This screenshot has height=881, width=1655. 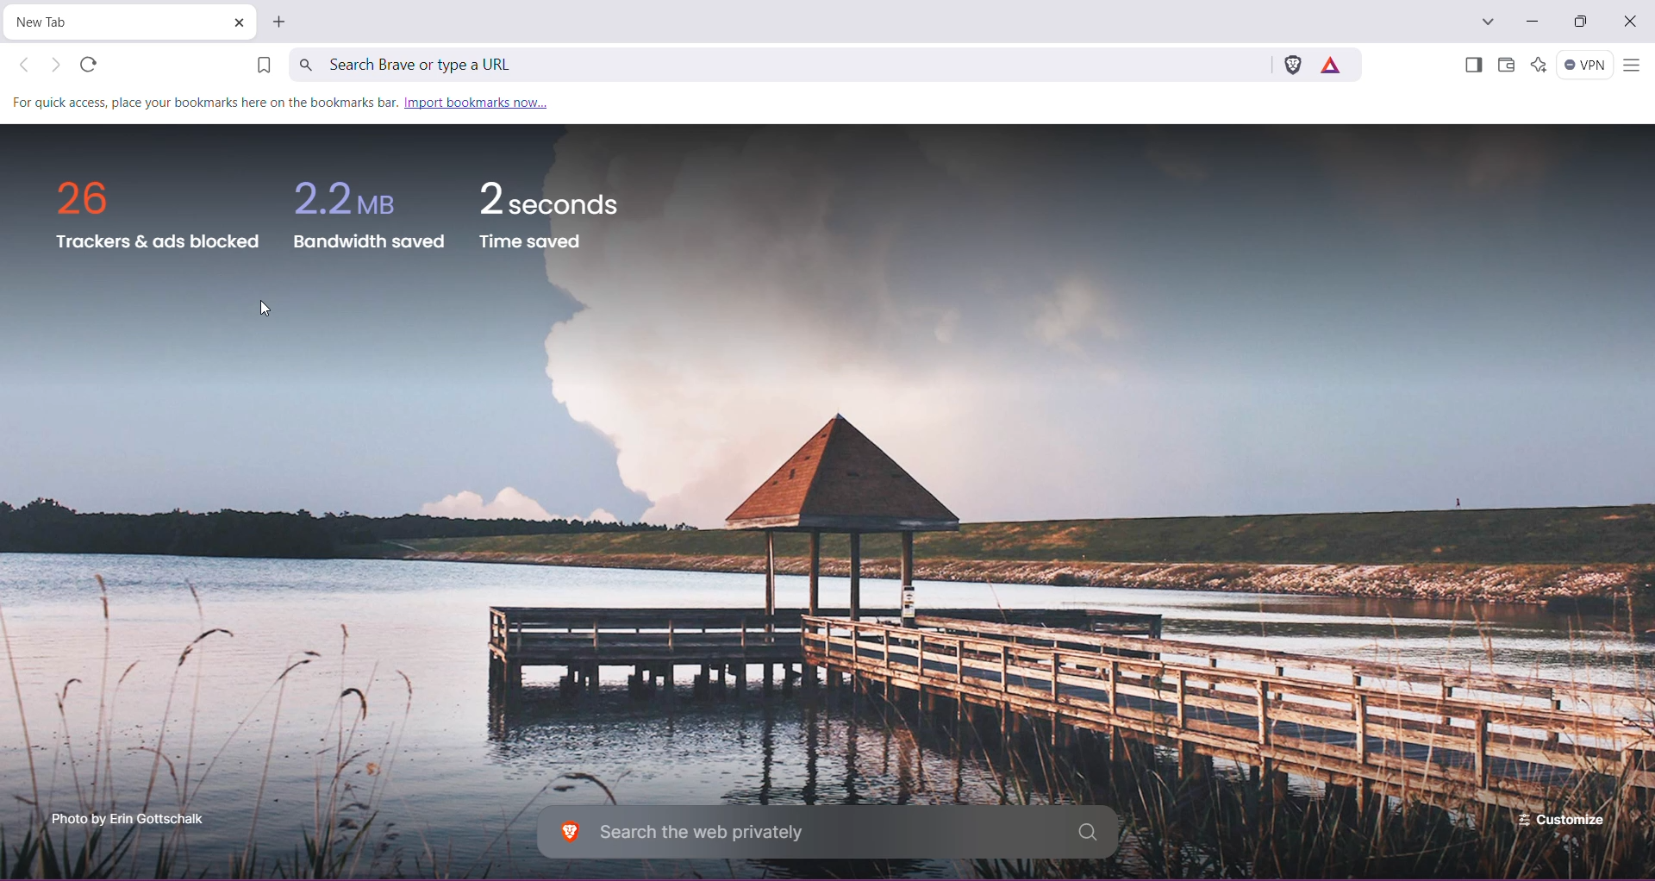 I want to click on for quick access place your bookmarks here on the bookmark bar. import bookmarks now, so click(x=295, y=103).